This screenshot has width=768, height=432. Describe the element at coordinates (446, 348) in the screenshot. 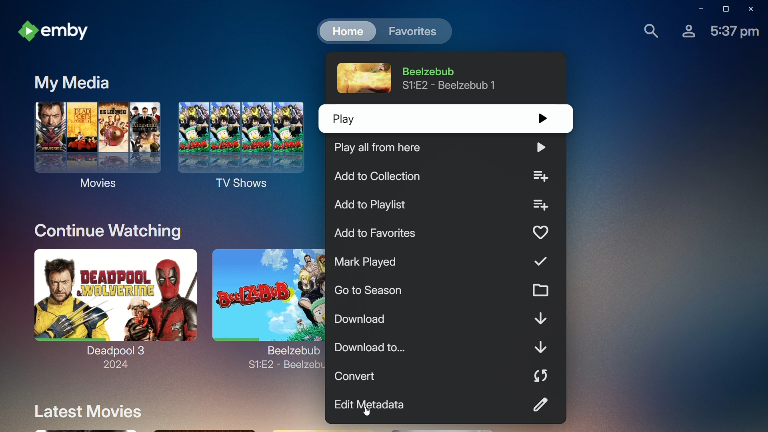

I see `Download to` at that location.